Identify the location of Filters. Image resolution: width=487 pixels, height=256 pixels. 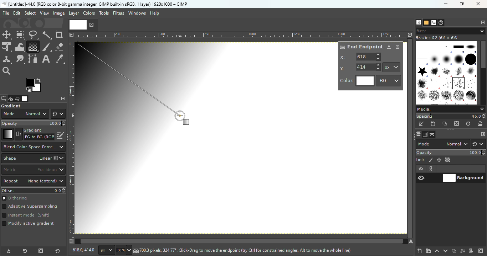
(119, 13).